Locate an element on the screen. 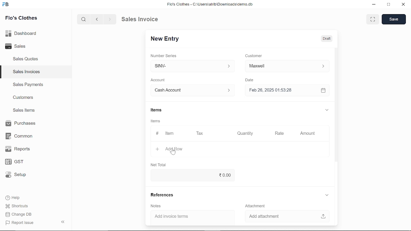 The width and height of the screenshot is (411, 231). GST is located at coordinates (20, 162).